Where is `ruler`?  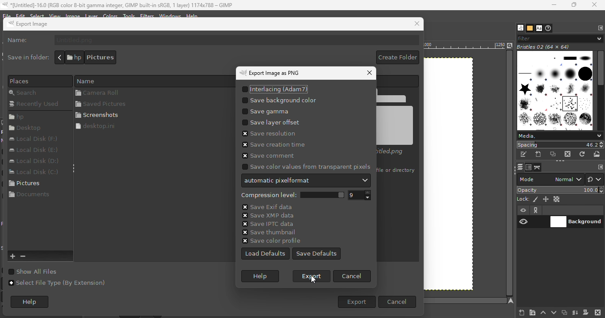
ruler is located at coordinates (464, 47).